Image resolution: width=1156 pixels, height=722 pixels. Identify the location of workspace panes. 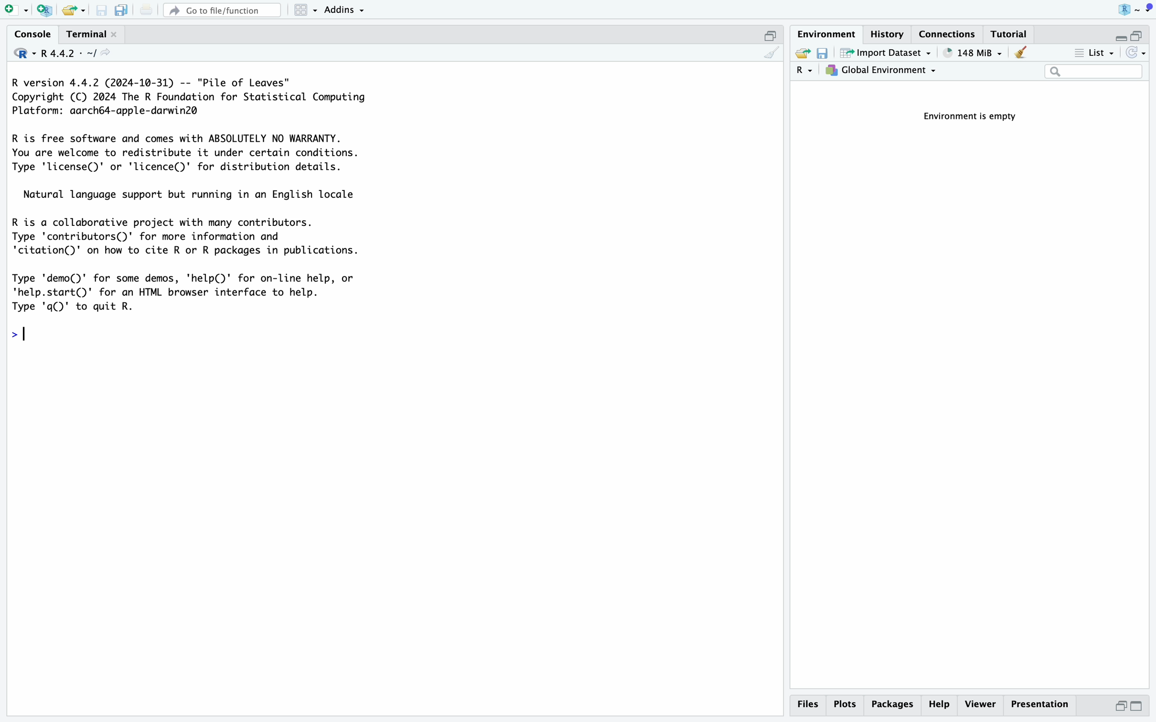
(306, 10).